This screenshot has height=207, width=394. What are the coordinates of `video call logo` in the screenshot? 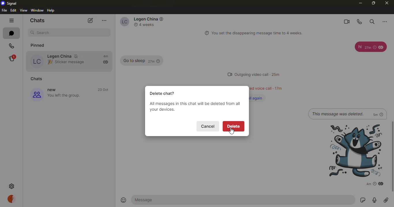 It's located at (227, 74).